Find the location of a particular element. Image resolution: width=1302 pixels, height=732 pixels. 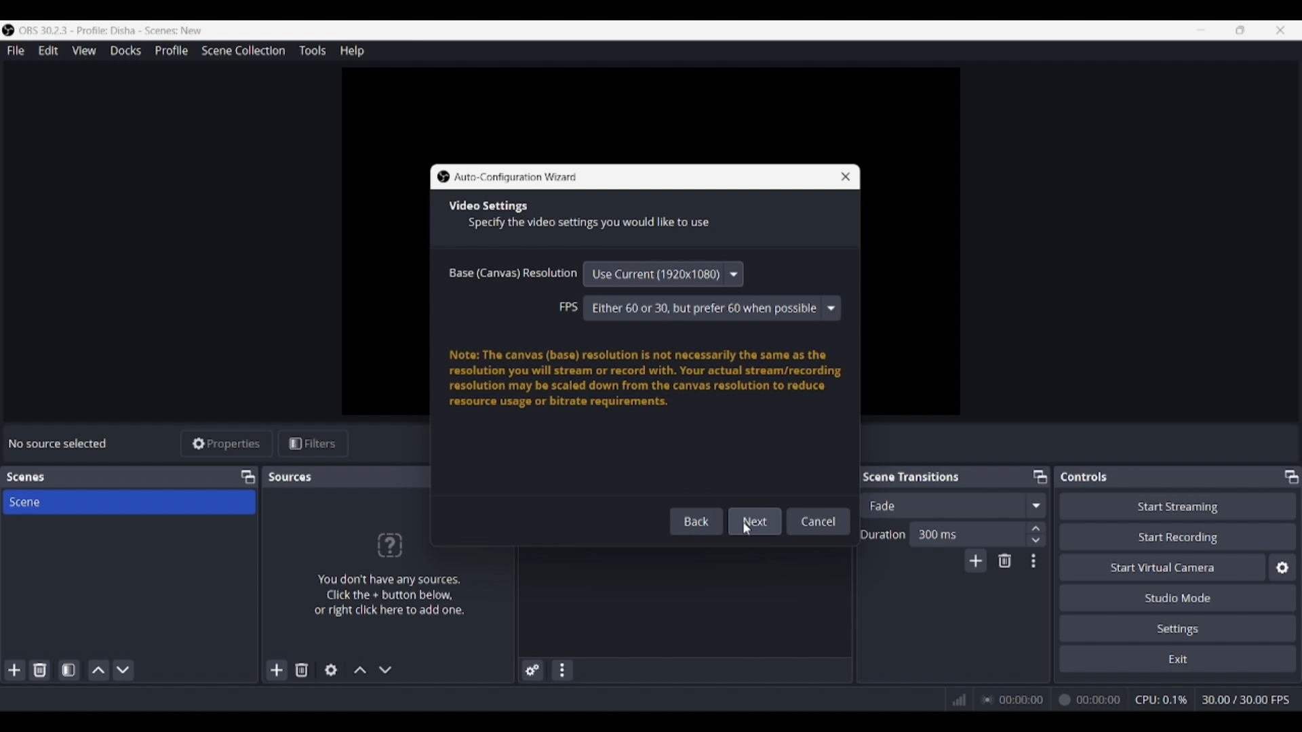

Panel title is located at coordinates (911, 476).